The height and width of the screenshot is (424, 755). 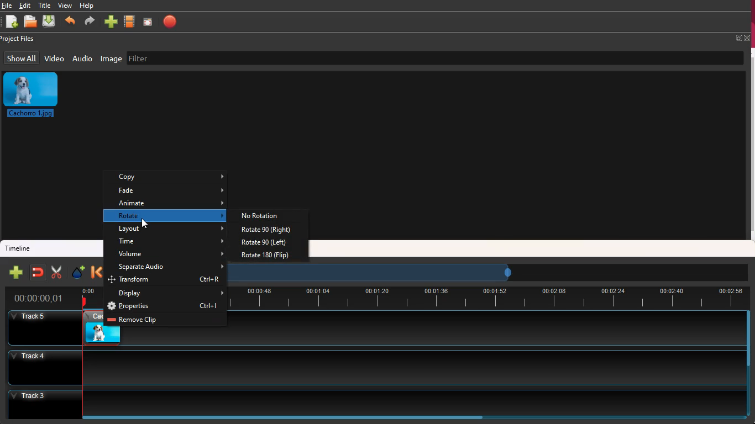 I want to click on filter, so click(x=151, y=60).